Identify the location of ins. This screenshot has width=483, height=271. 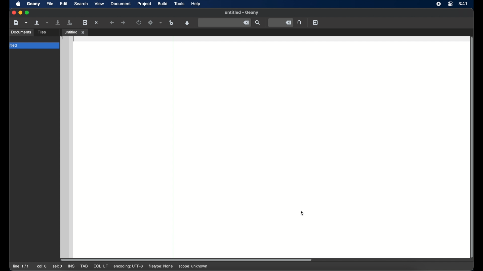
(72, 266).